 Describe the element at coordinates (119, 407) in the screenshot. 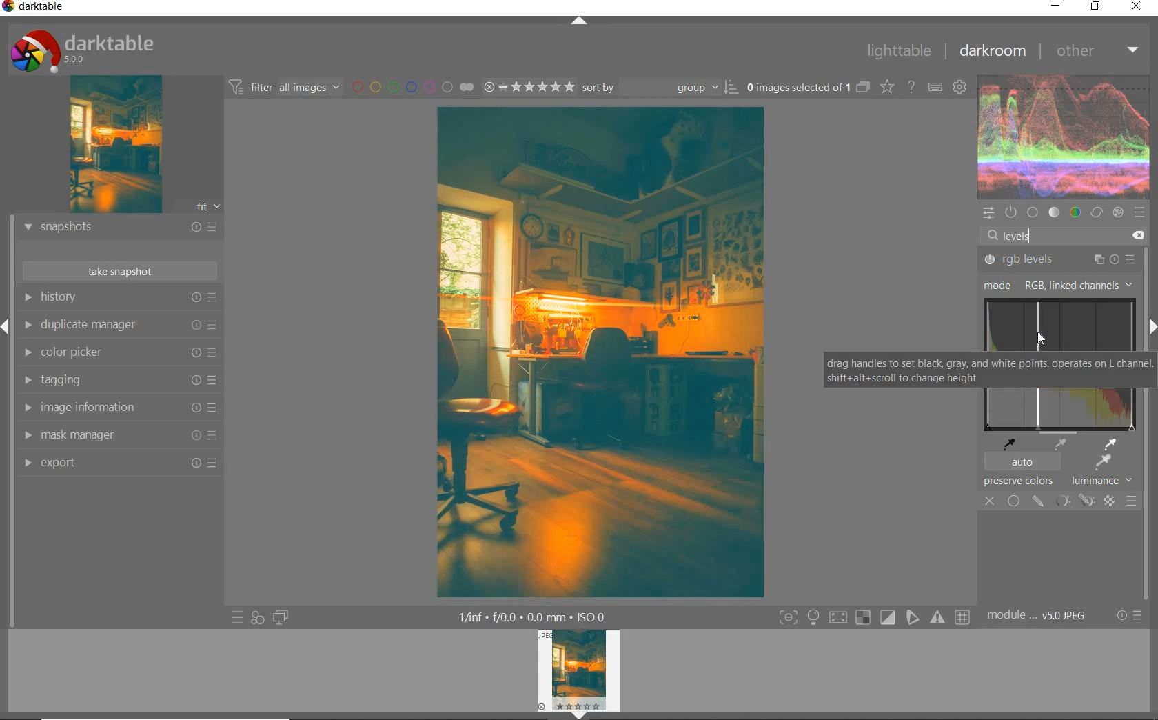

I see `image information` at that location.